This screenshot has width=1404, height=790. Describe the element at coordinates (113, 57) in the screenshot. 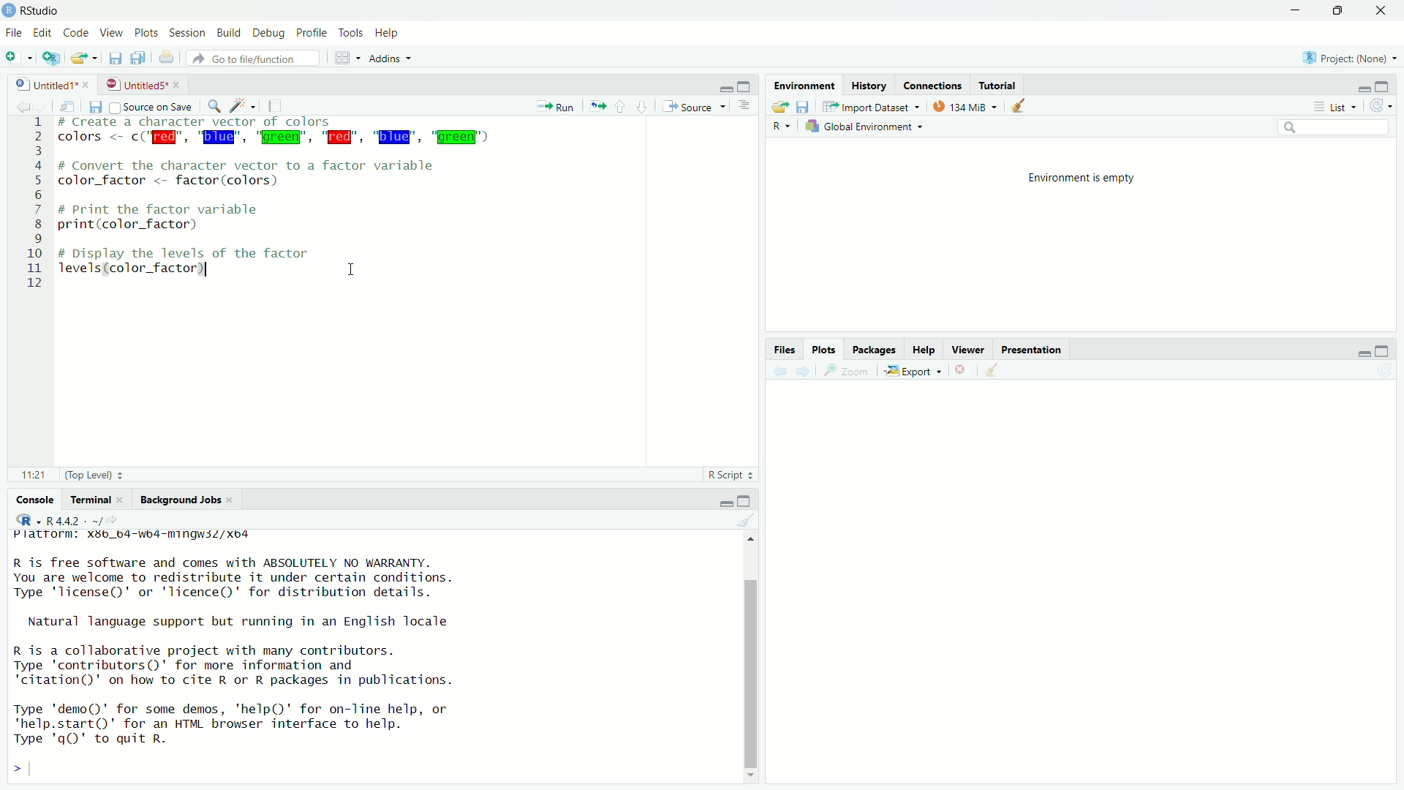

I see `save current document` at that location.